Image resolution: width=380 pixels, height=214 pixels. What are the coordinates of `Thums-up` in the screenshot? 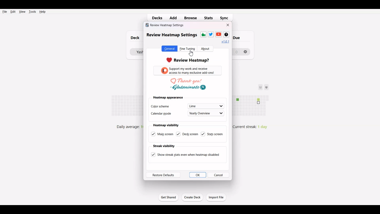 It's located at (203, 34).